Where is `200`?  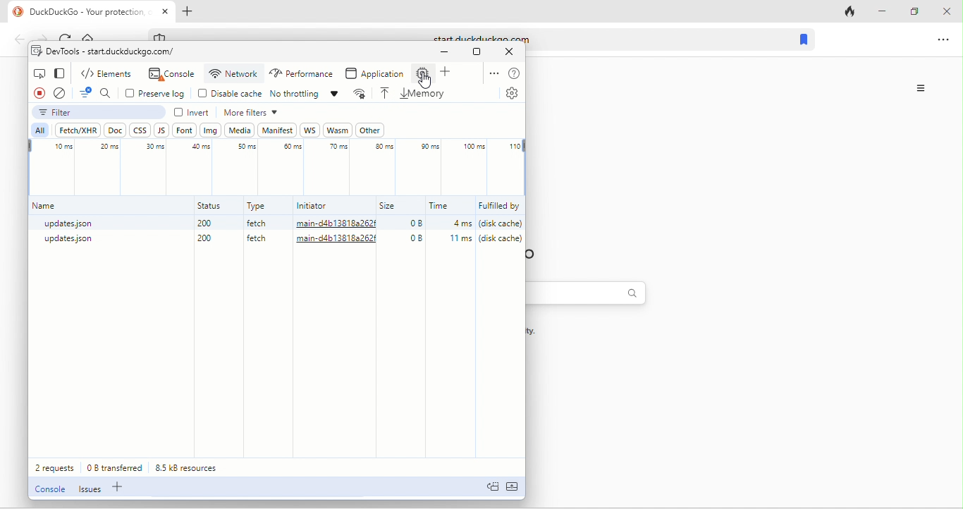
200 is located at coordinates (209, 226).